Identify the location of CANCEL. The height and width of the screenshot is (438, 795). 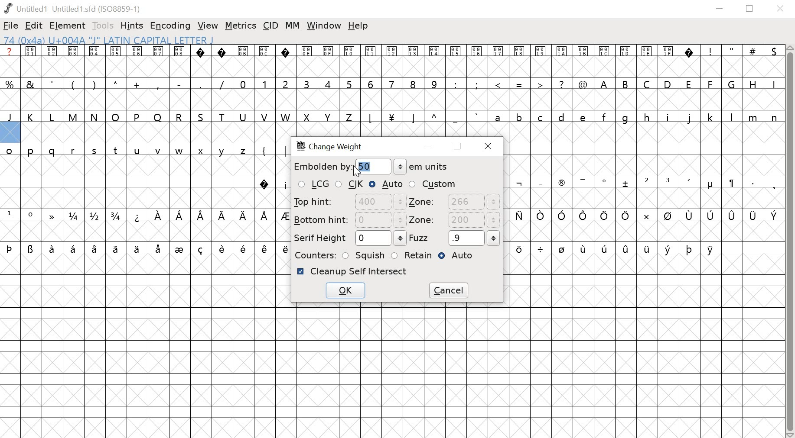
(450, 290).